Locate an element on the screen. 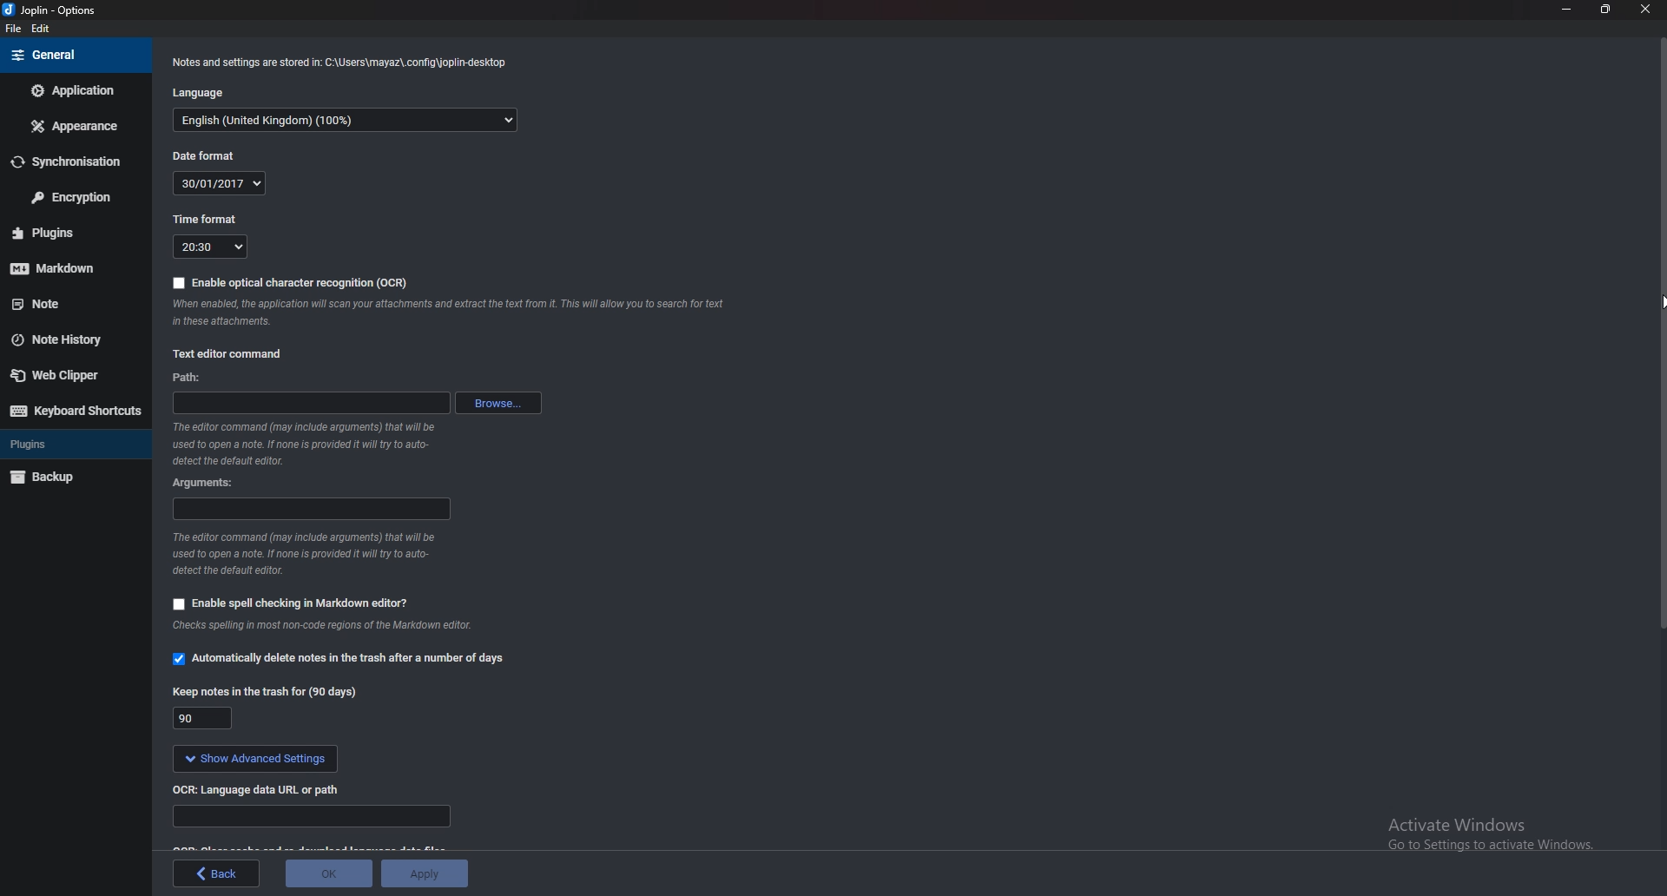 The height and width of the screenshot is (896, 1667). Info is located at coordinates (466, 312).